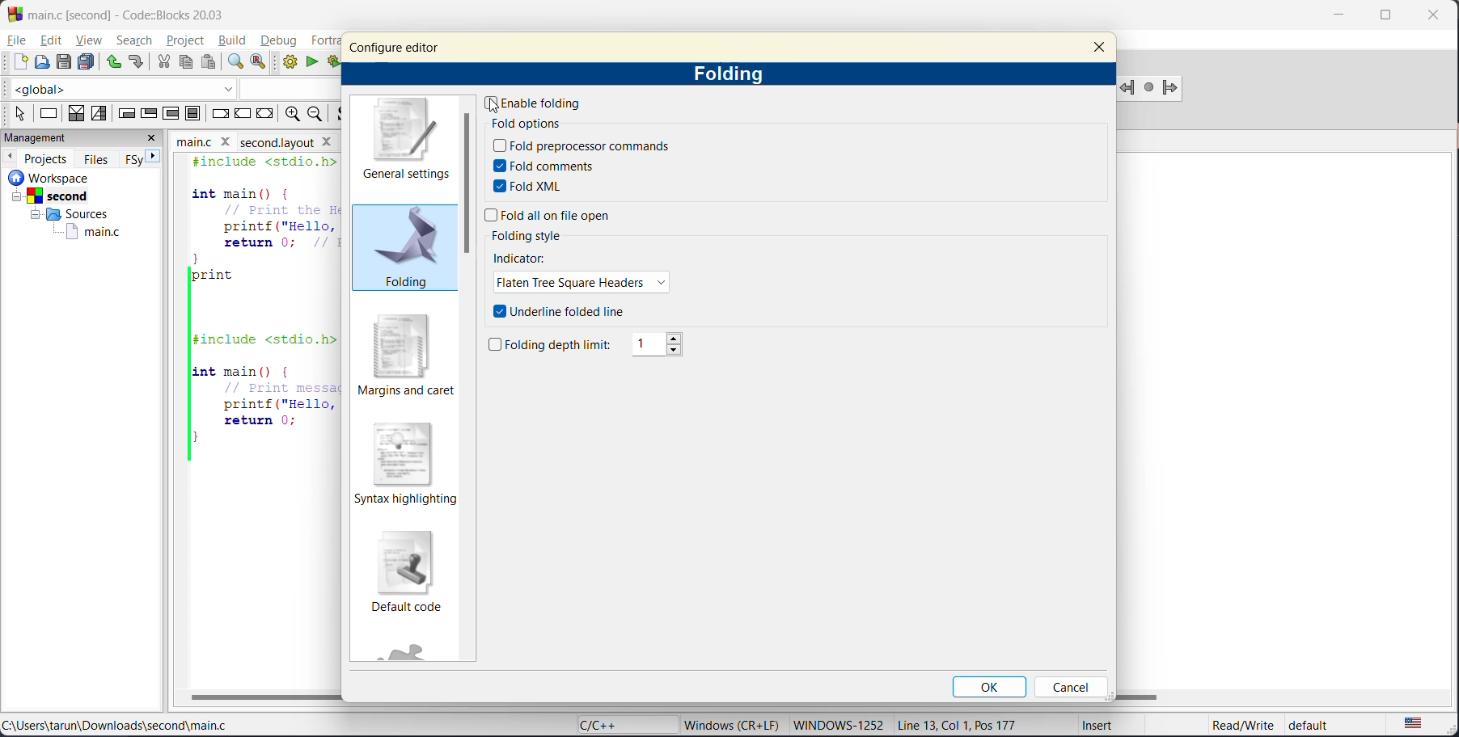 Image resolution: width=1459 pixels, height=737 pixels. What do you see at coordinates (259, 309) in the screenshot?
I see `code editor` at bounding box center [259, 309].